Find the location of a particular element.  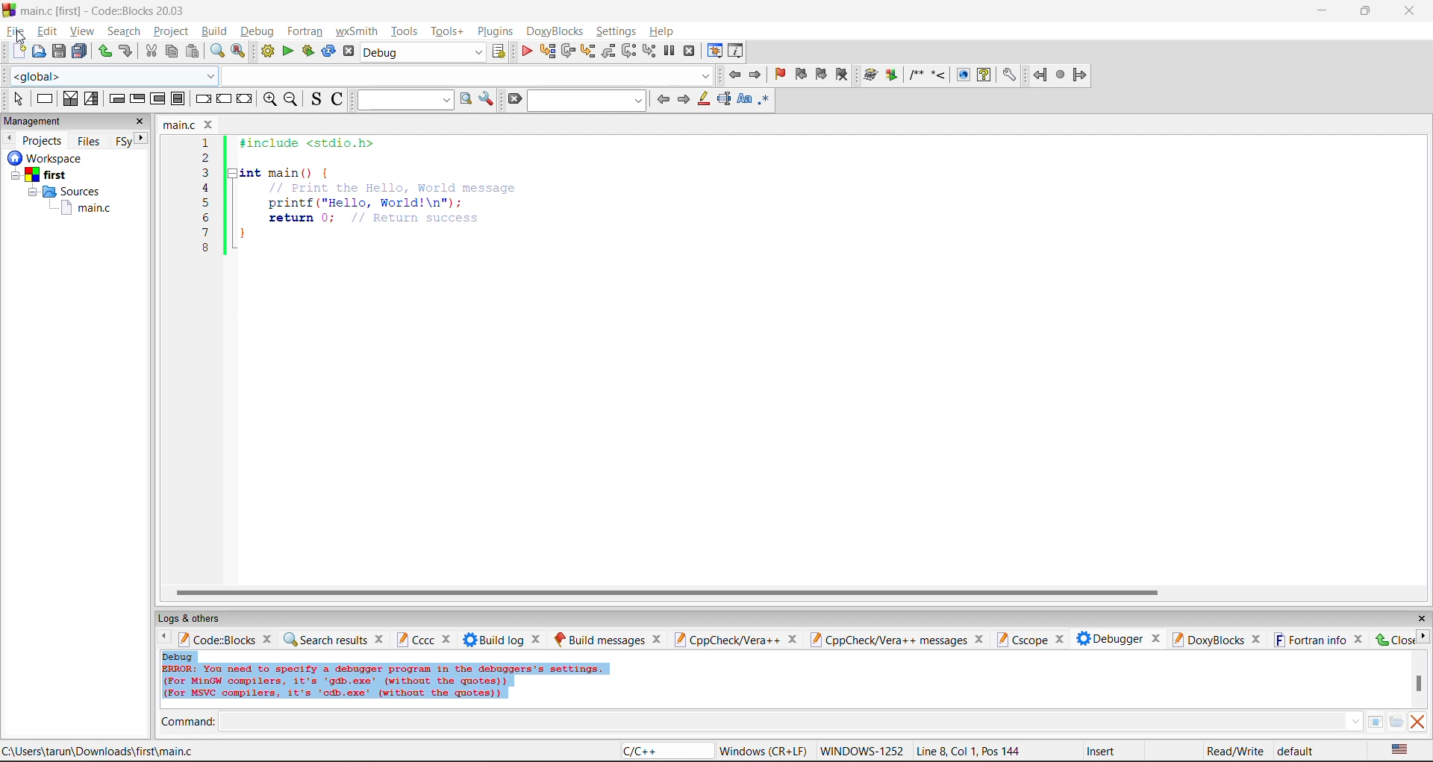

doxyblocks is located at coordinates (1207, 639).